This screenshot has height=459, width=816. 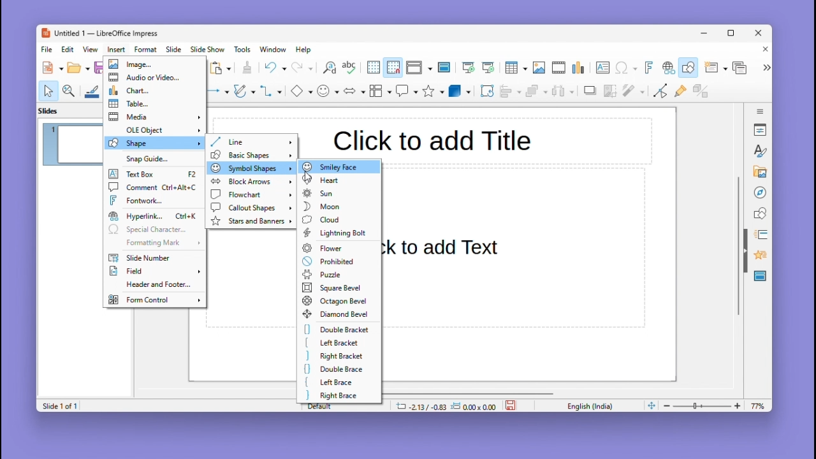 What do you see at coordinates (338, 369) in the screenshot?
I see `Double brace` at bounding box center [338, 369].